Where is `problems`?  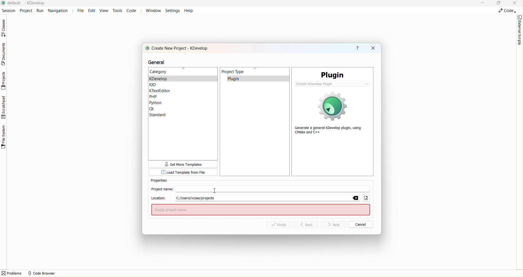 problems is located at coordinates (12, 273).